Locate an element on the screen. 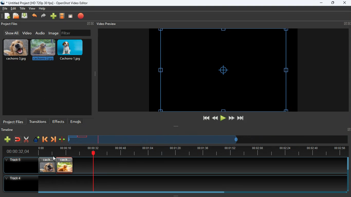 The height and width of the screenshot is (197, 351). cachorro.3.jpg is located at coordinates (47, 165).